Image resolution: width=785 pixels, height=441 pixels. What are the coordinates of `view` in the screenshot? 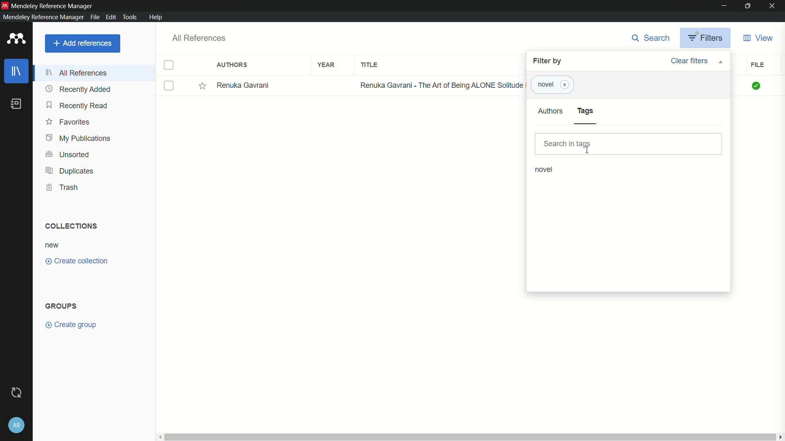 It's located at (759, 38).